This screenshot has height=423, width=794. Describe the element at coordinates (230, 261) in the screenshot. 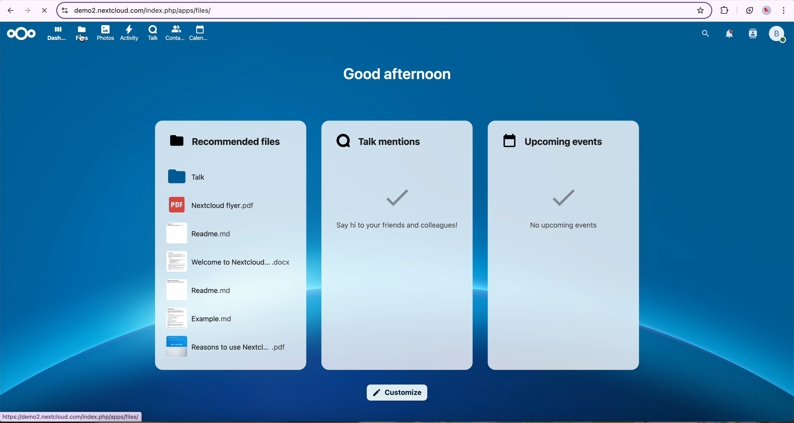

I see `file` at that location.